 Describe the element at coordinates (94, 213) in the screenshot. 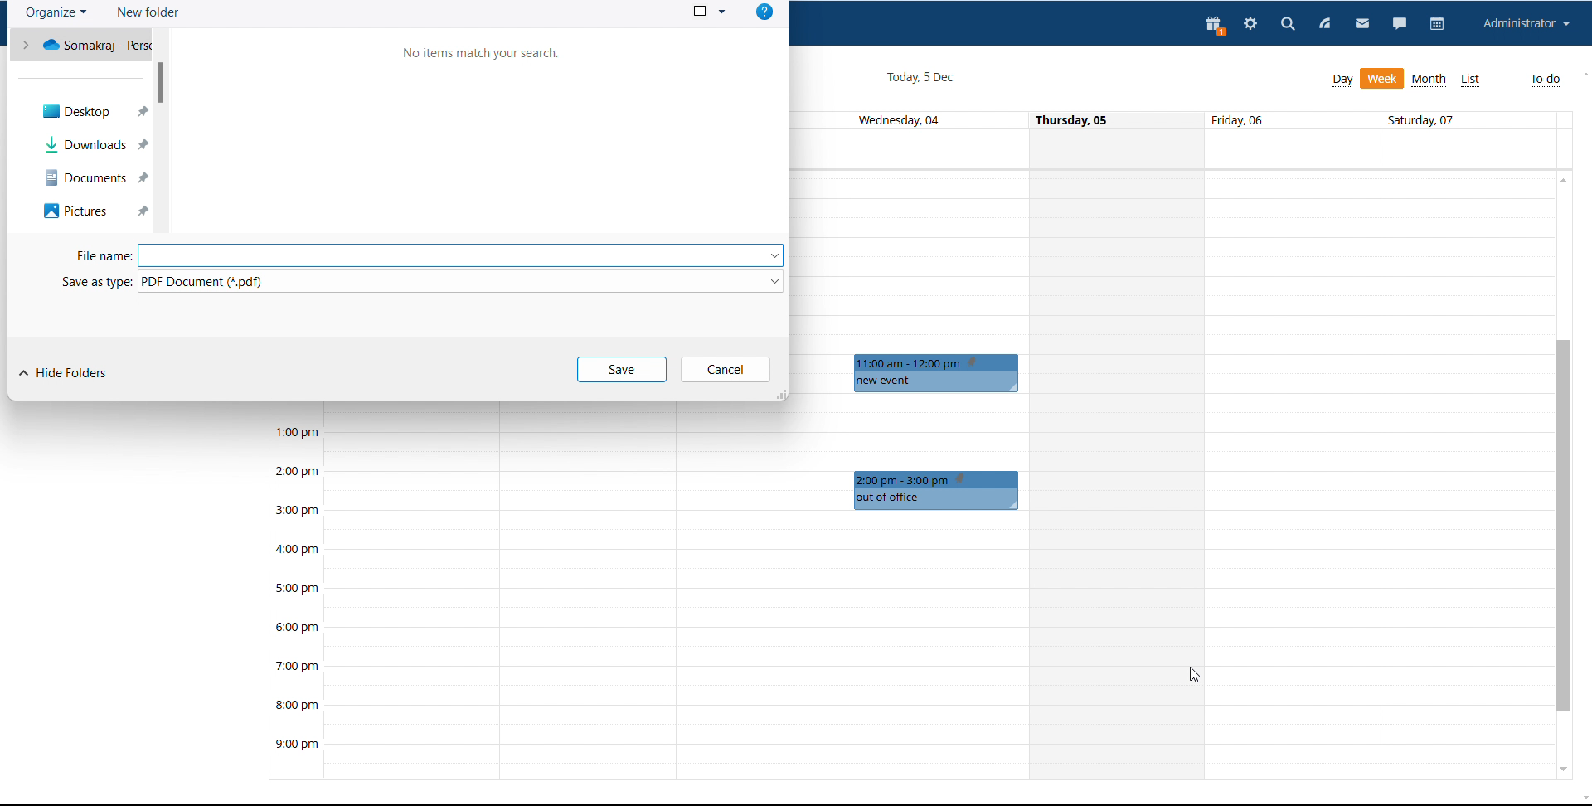

I see `` at that location.